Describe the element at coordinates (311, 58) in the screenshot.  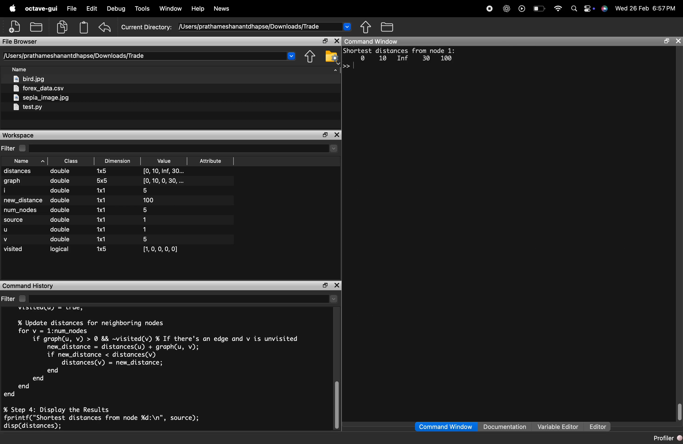
I see `one directory up` at that location.